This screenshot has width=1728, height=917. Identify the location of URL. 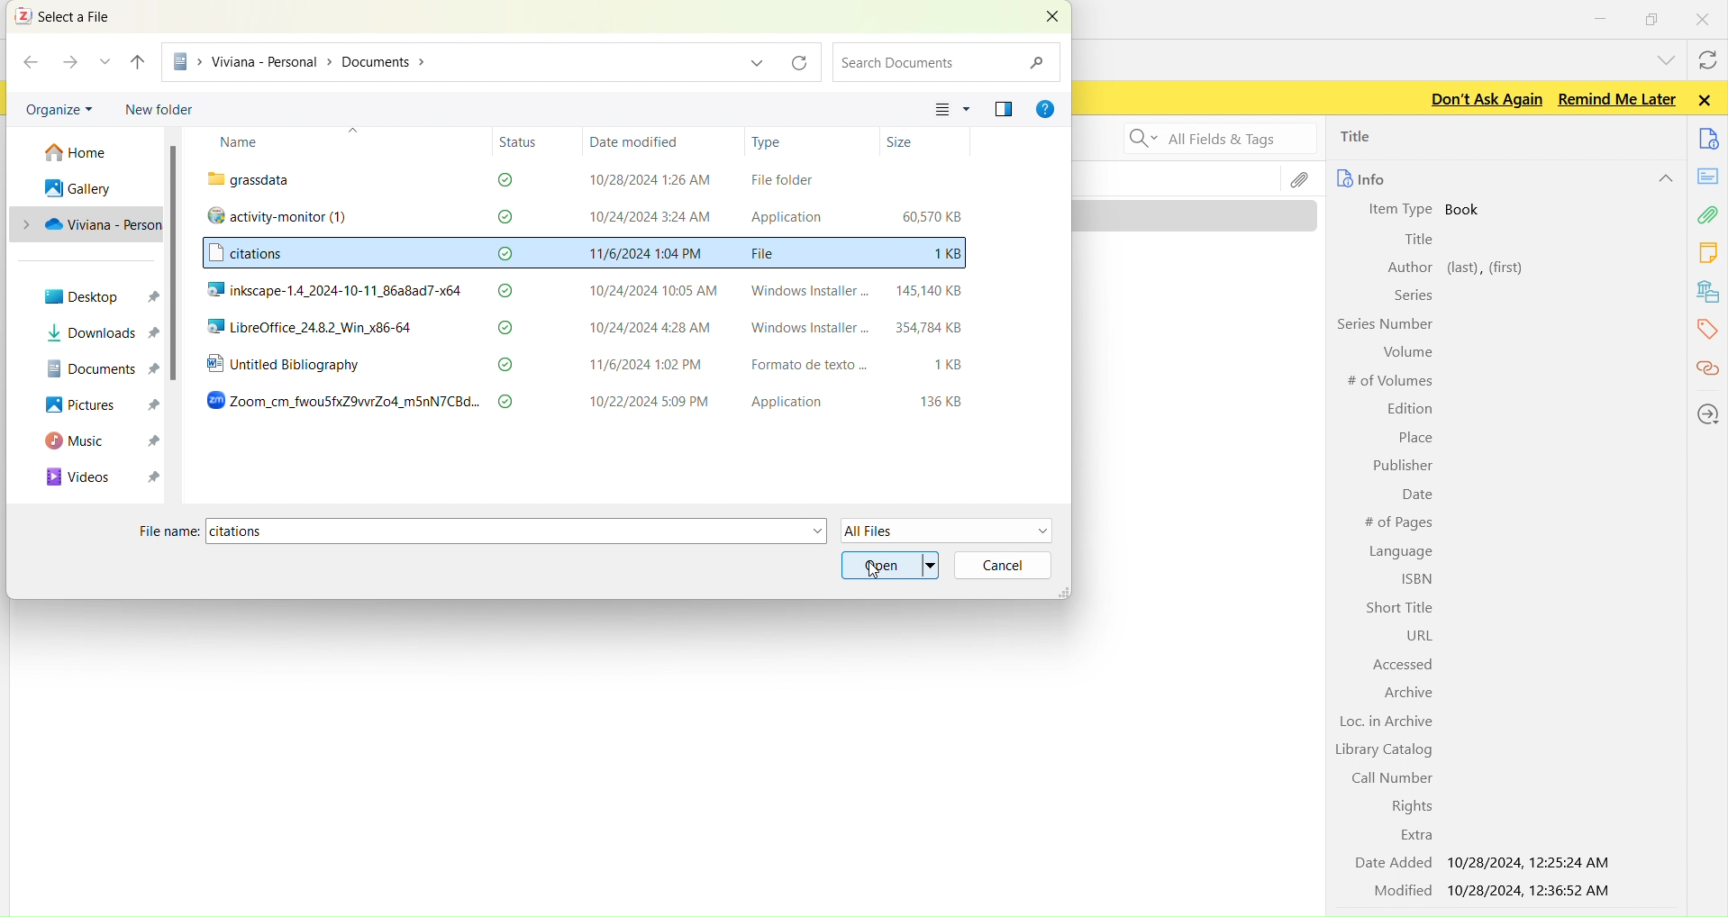
(1414, 634).